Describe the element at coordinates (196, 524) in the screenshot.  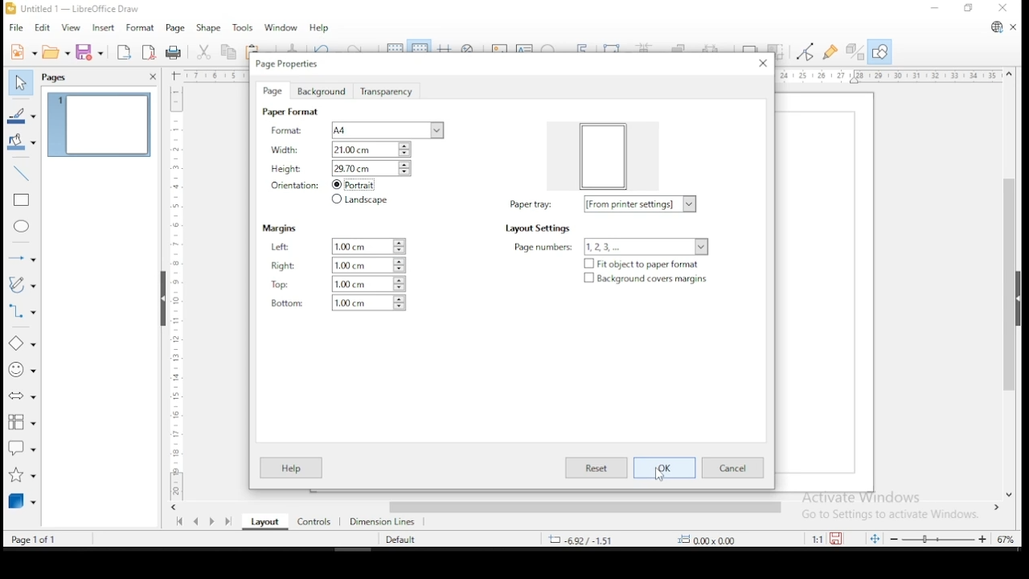
I see `previous page` at that location.